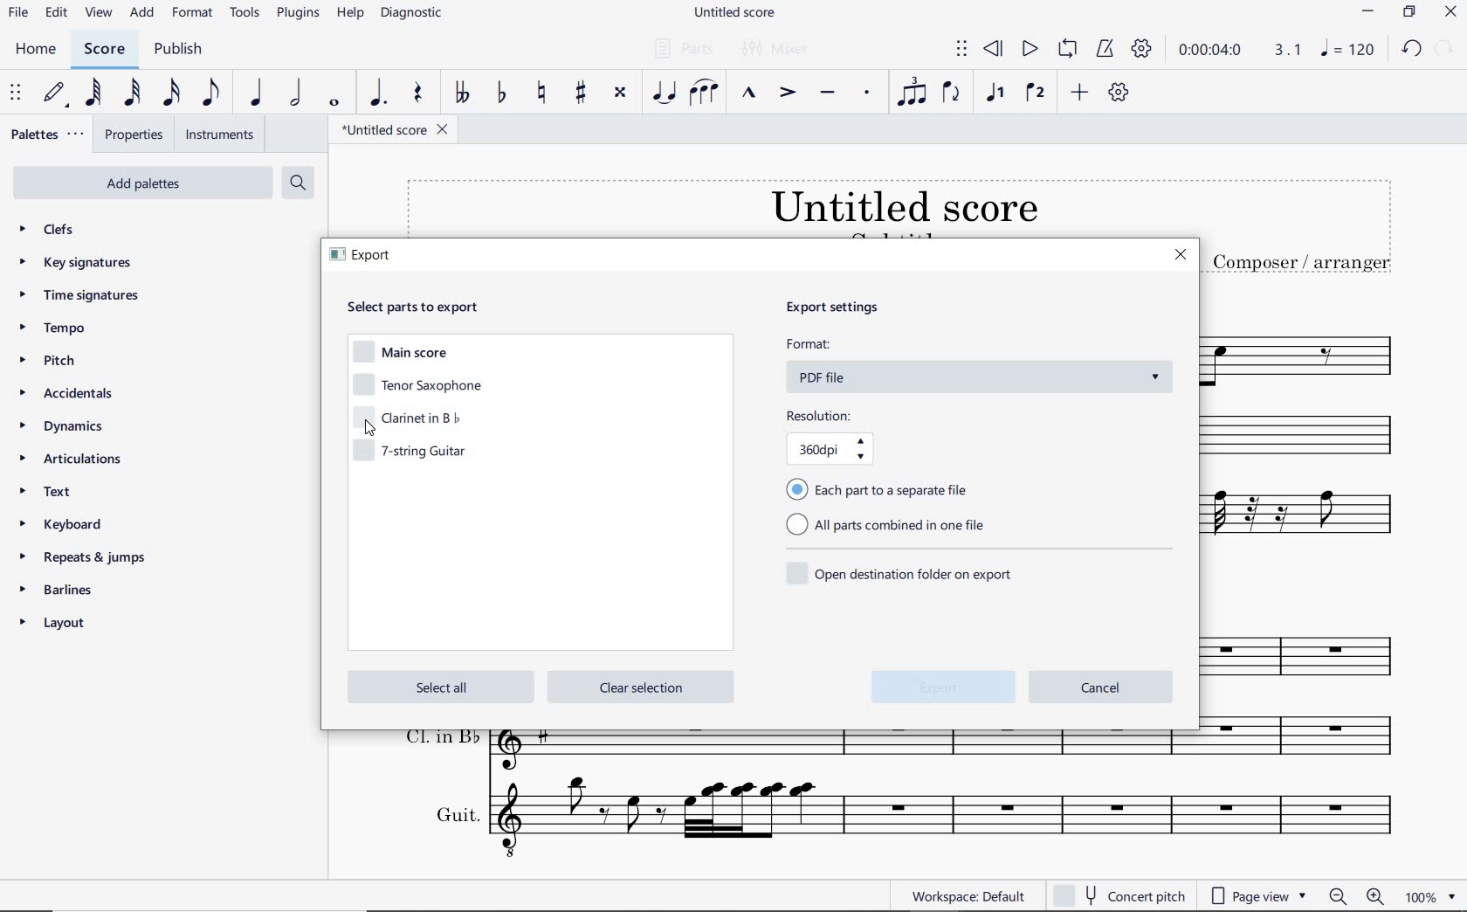 This screenshot has width=1467, height=912. What do you see at coordinates (499, 93) in the screenshot?
I see `TOGGLE FLAT` at bounding box center [499, 93].